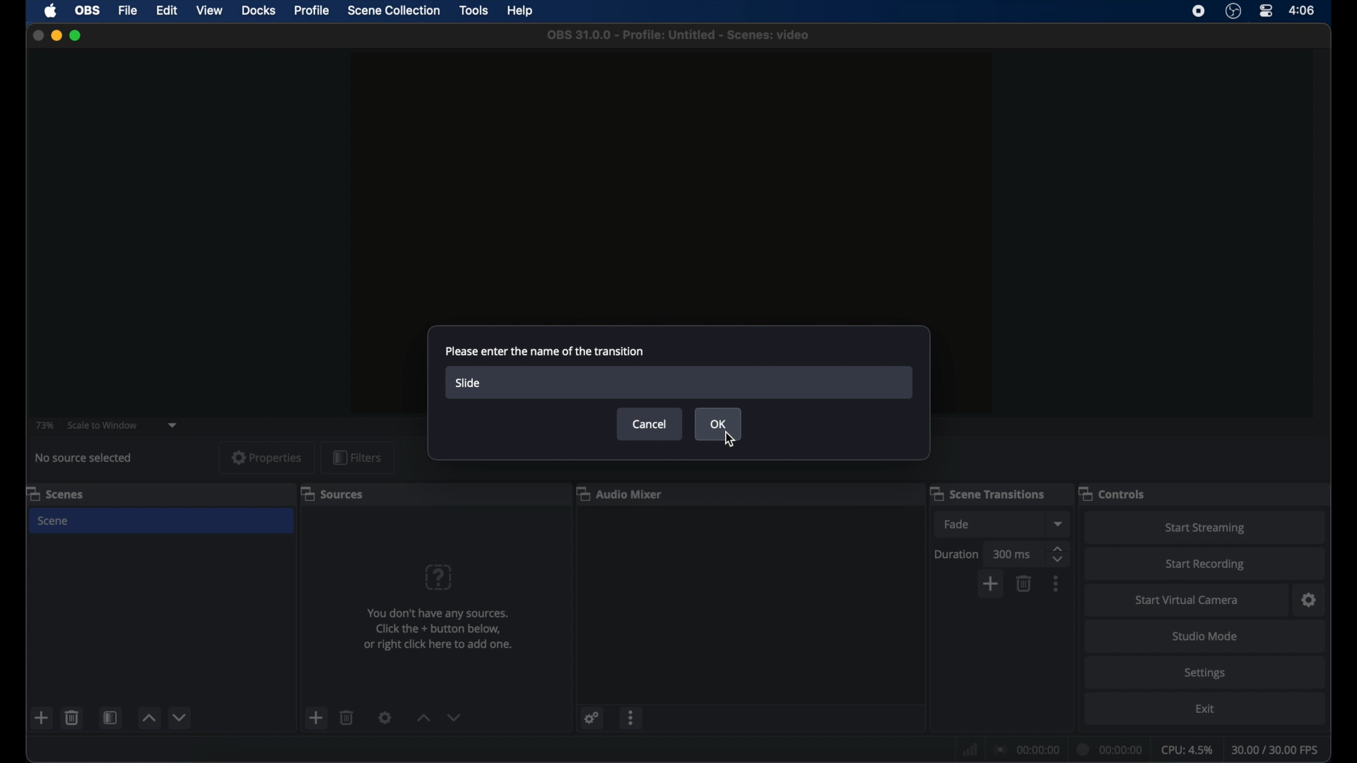  What do you see at coordinates (52, 11) in the screenshot?
I see `apple icon` at bounding box center [52, 11].